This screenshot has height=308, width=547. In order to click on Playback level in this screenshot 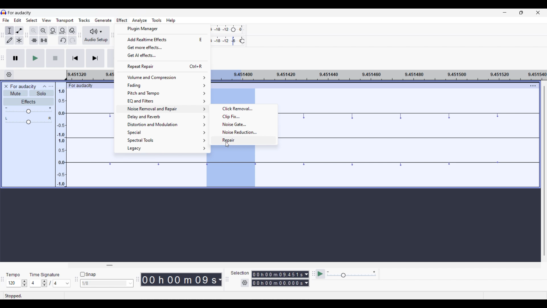, I will do `click(230, 40)`.